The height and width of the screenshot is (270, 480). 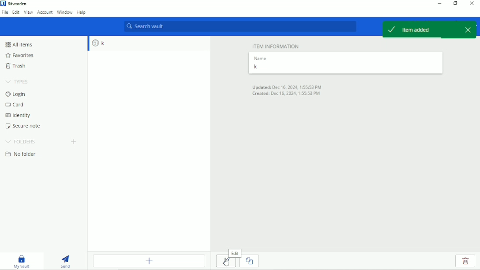 What do you see at coordinates (65, 12) in the screenshot?
I see `Window` at bounding box center [65, 12].